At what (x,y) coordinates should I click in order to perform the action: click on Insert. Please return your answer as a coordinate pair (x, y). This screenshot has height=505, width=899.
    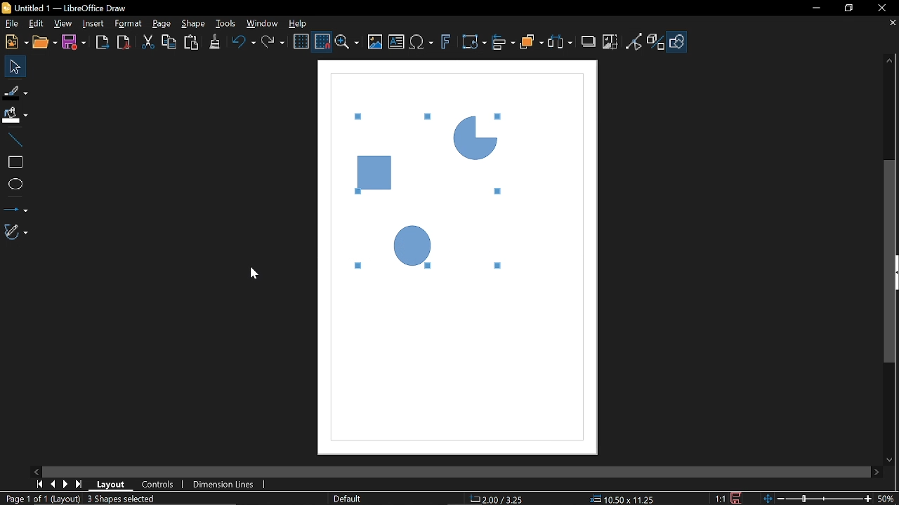
    Looking at the image, I should click on (92, 25).